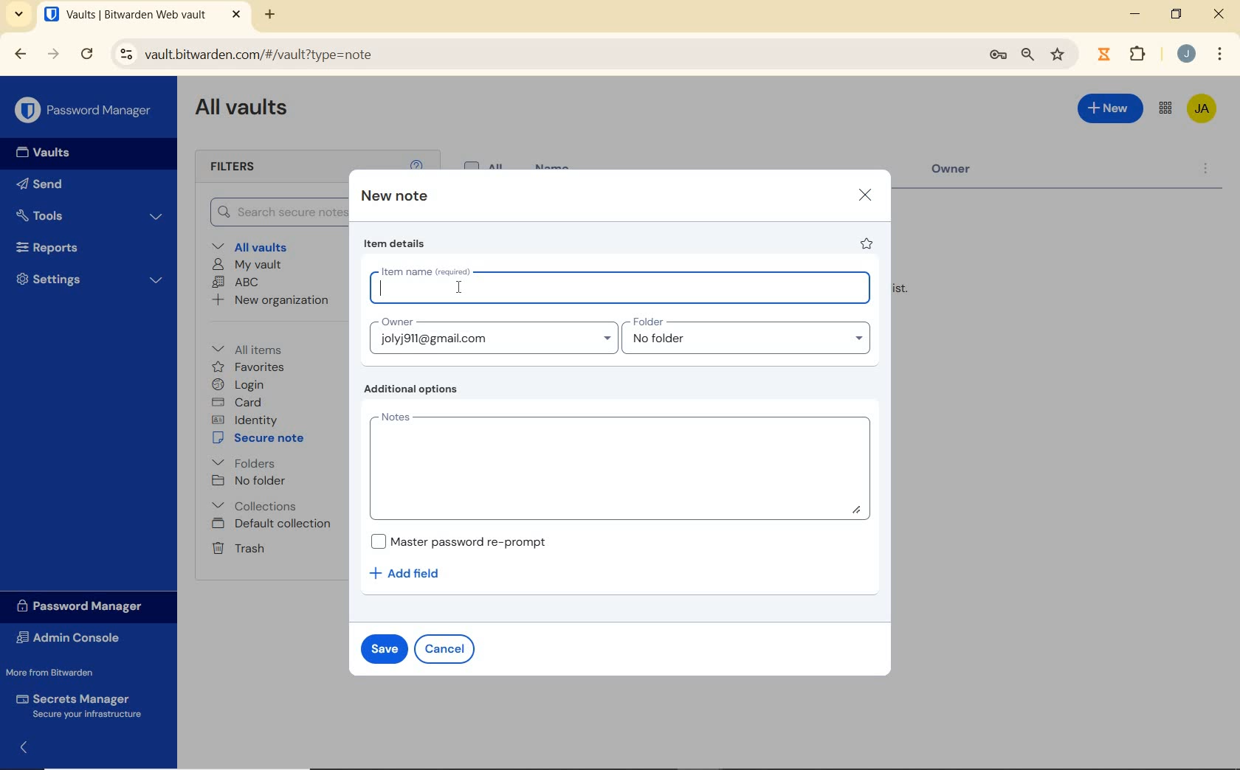 The width and height of the screenshot is (1240, 770). What do you see at coordinates (1219, 13) in the screenshot?
I see `close` at bounding box center [1219, 13].